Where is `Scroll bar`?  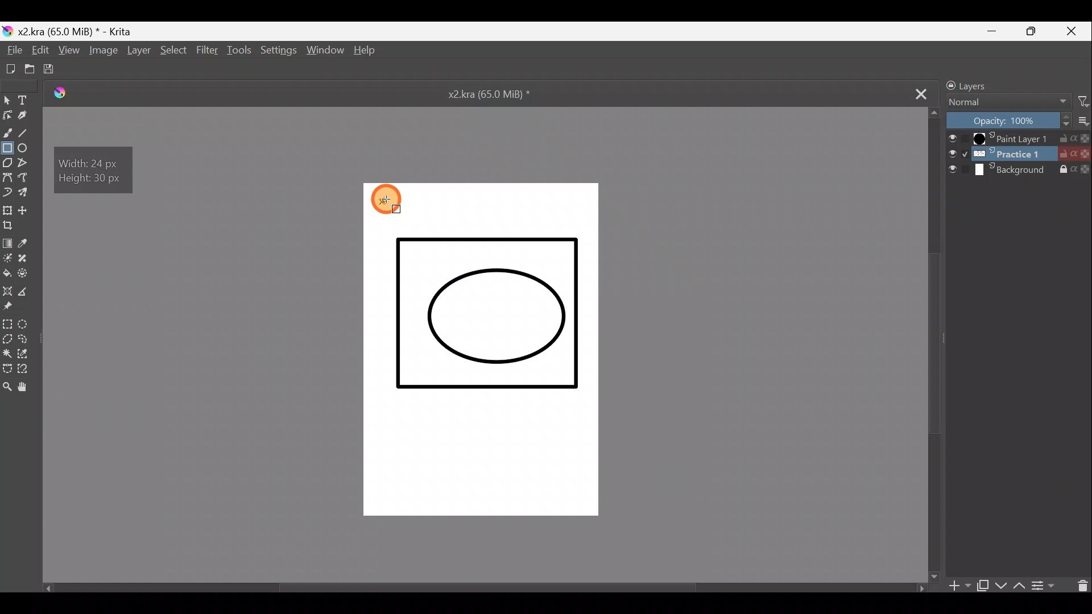 Scroll bar is located at coordinates (934, 343).